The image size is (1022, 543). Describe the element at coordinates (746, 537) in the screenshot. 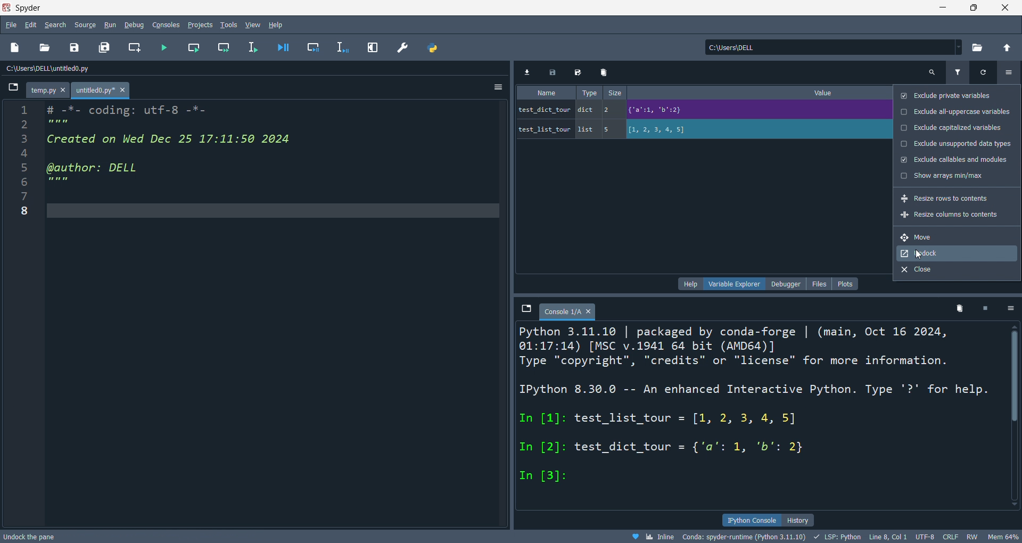

I see `Conds: spyder-runtime(Python3.11.10)` at that location.